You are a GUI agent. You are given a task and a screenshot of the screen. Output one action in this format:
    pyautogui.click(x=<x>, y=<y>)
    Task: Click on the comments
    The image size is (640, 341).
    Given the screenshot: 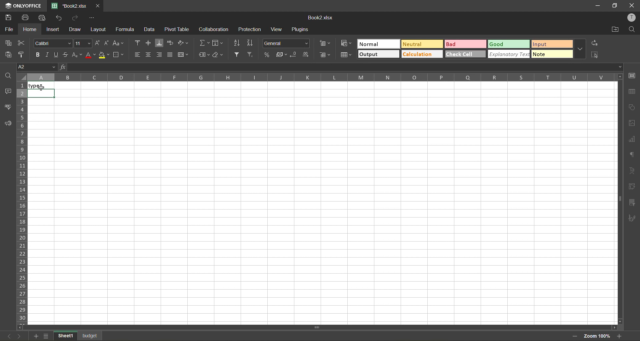 What is the action you would take?
    pyautogui.click(x=8, y=91)
    